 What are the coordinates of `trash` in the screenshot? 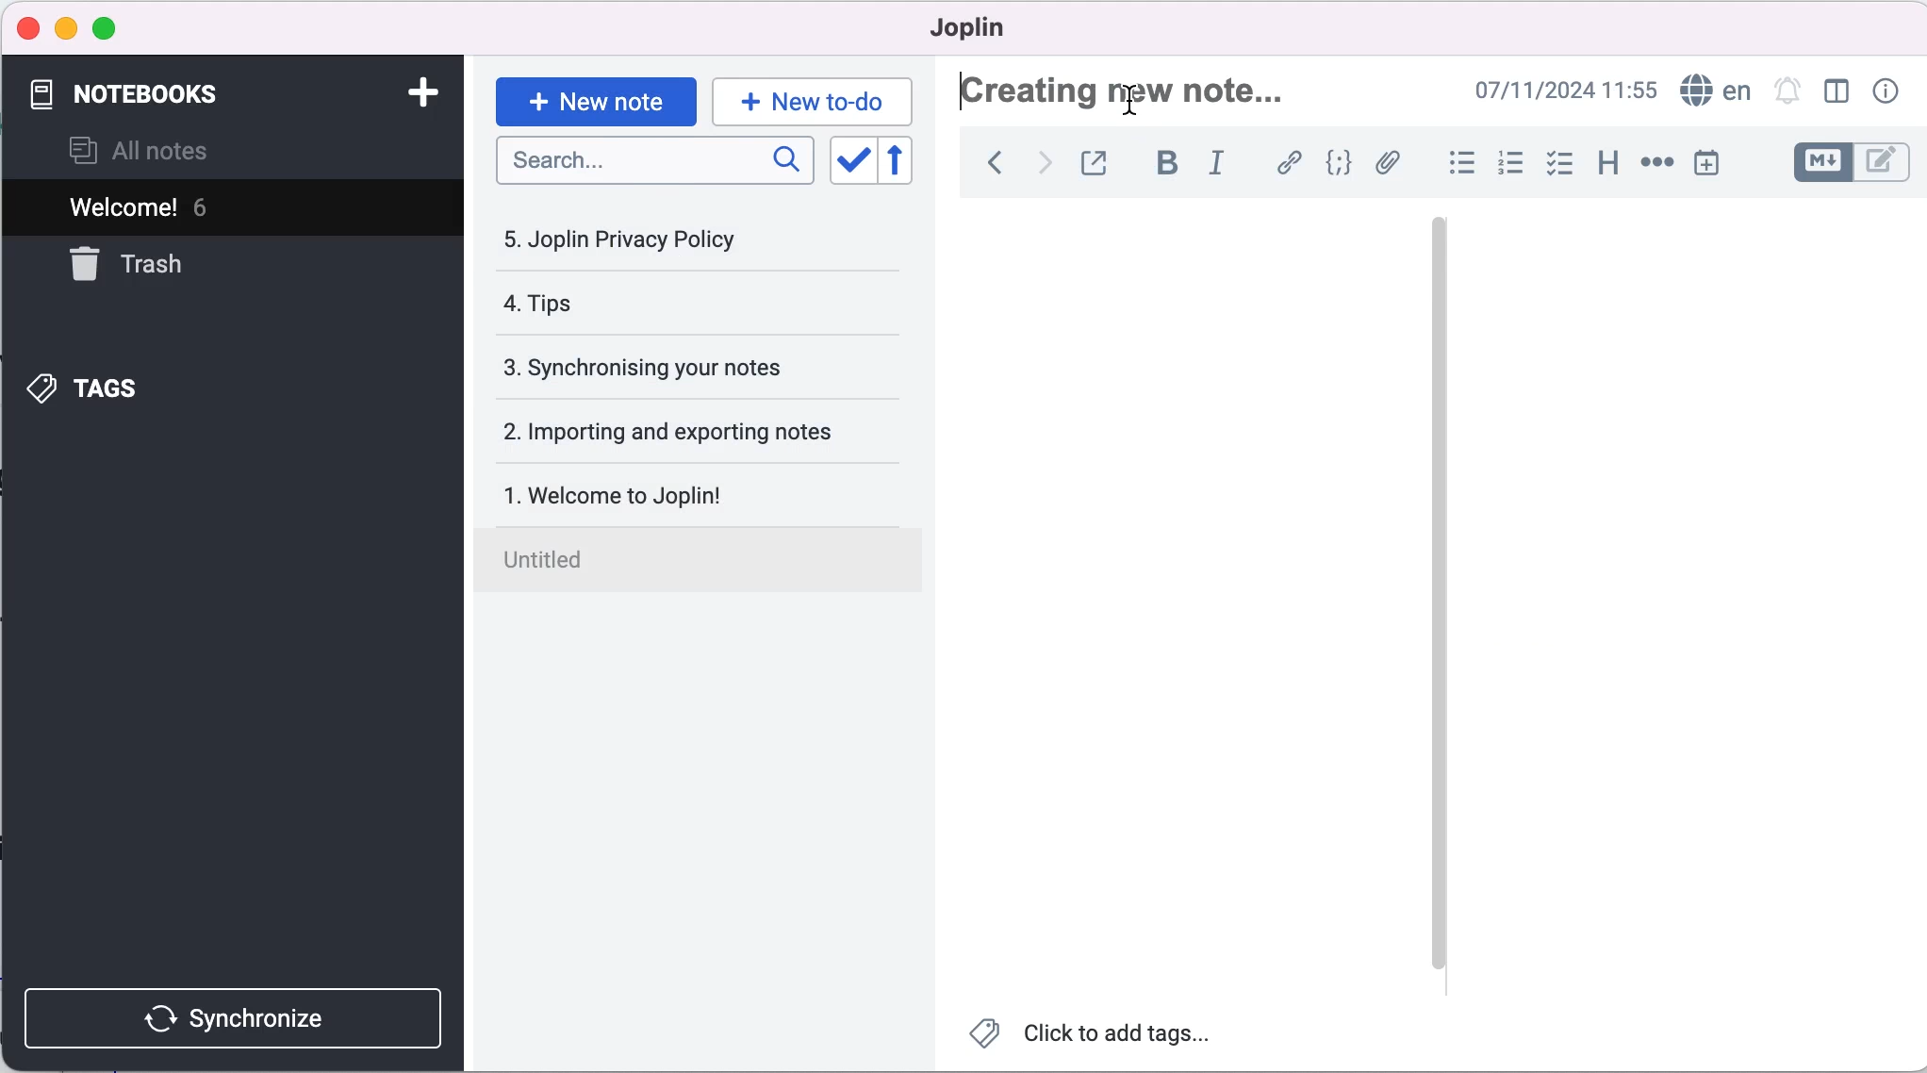 It's located at (173, 266).